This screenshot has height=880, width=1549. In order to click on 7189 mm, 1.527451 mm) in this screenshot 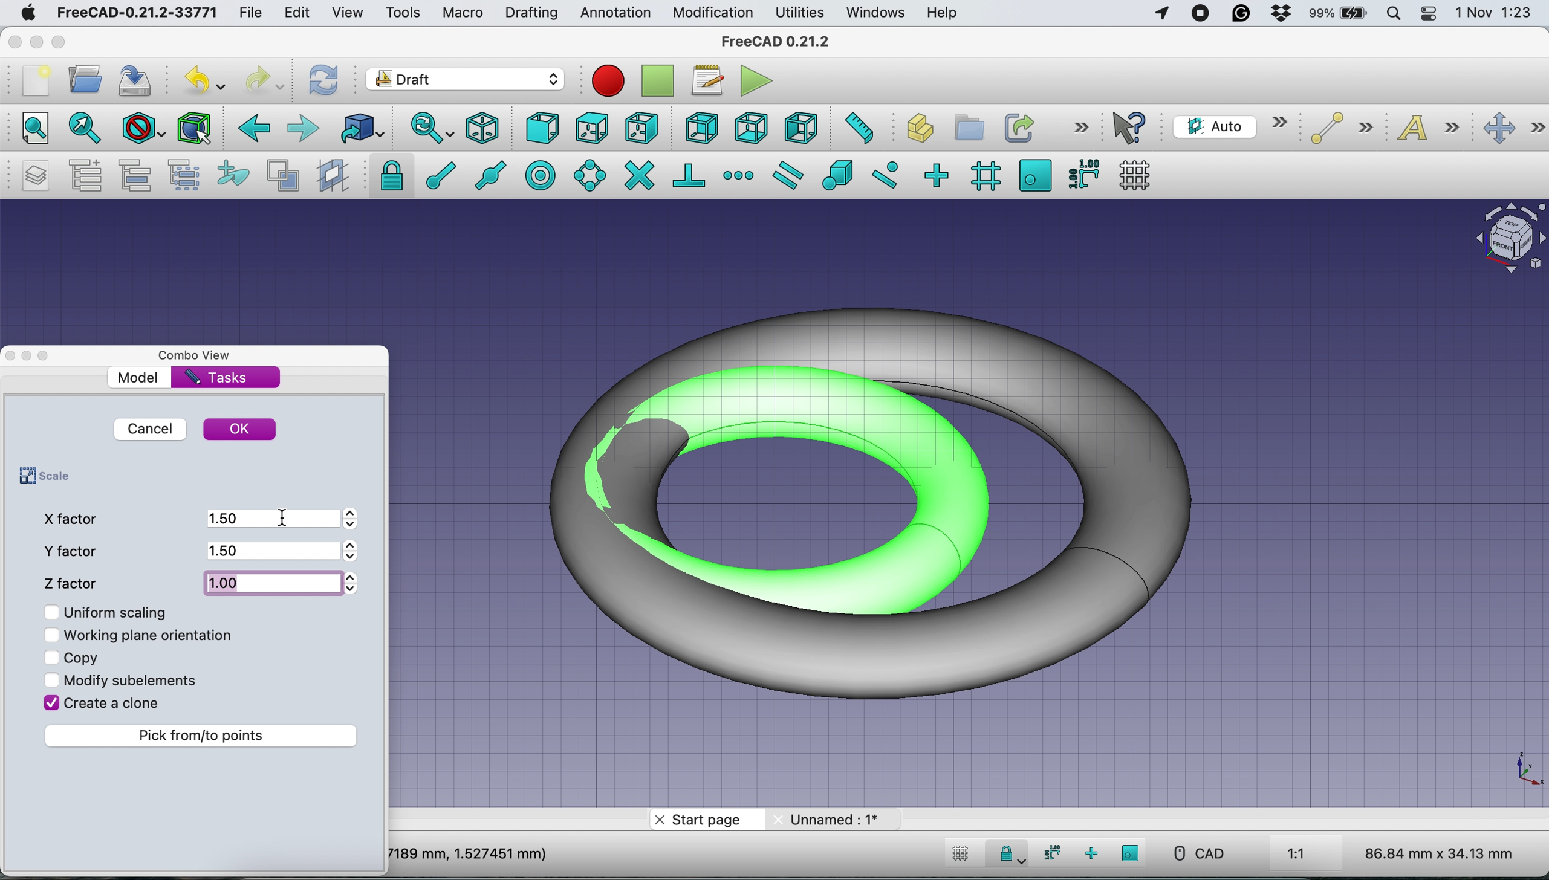, I will do `click(469, 853)`.